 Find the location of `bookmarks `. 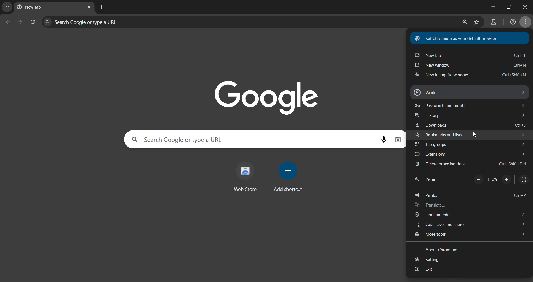

bookmarks  is located at coordinates (471, 134).